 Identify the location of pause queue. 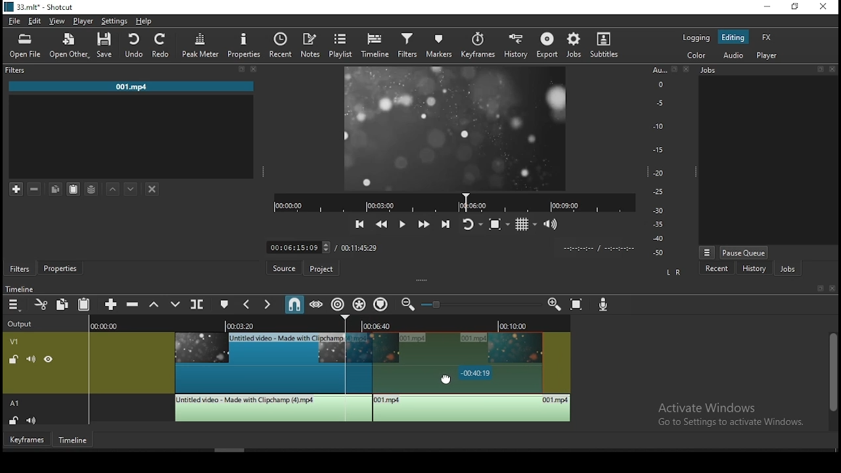
(744, 253).